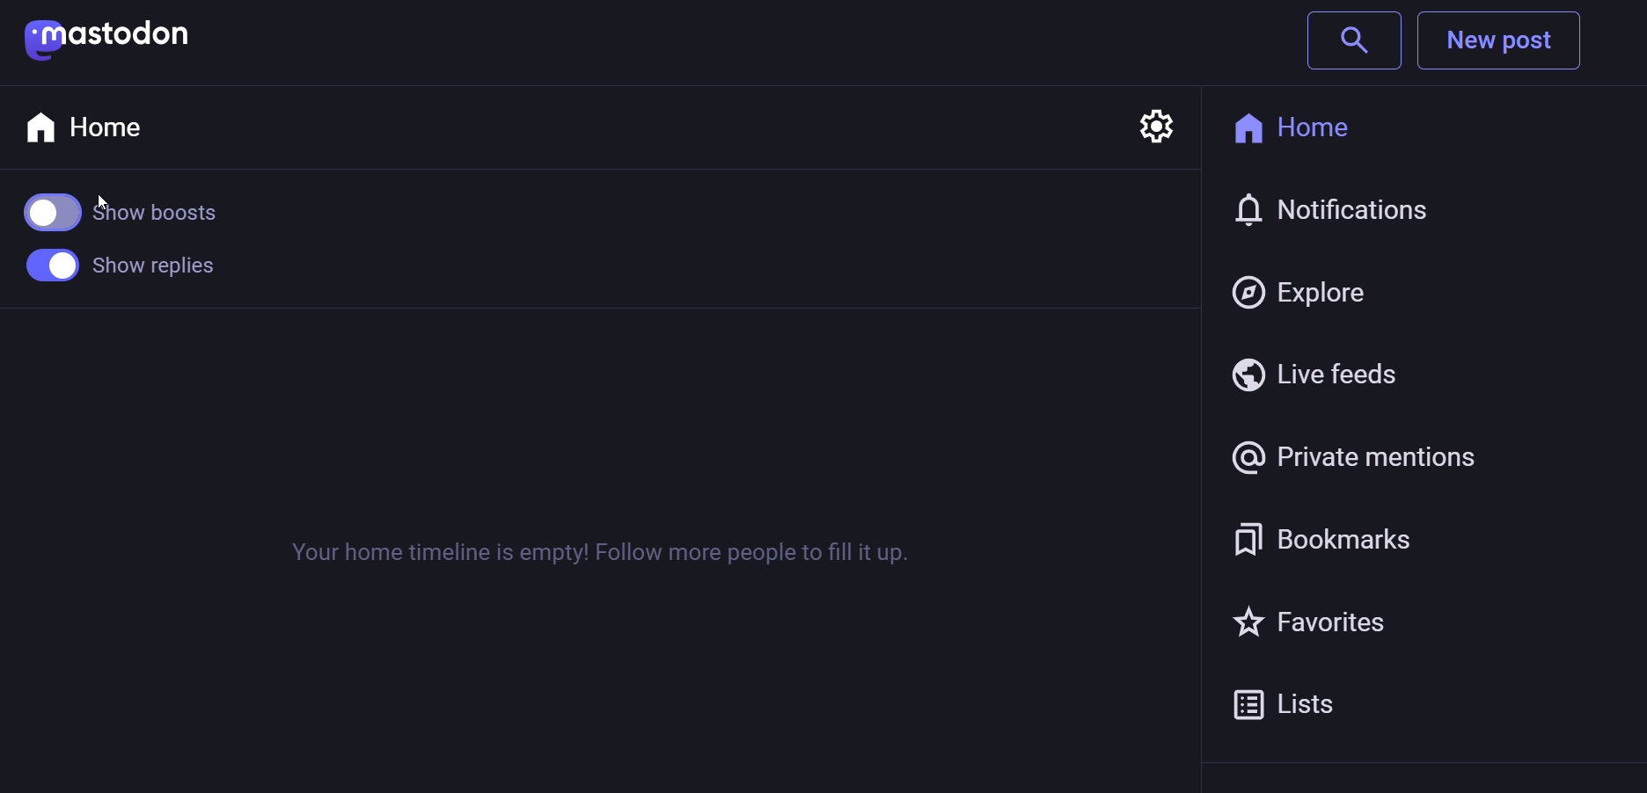  Describe the element at coordinates (108, 128) in the screenshot. I see `Home` at that location.